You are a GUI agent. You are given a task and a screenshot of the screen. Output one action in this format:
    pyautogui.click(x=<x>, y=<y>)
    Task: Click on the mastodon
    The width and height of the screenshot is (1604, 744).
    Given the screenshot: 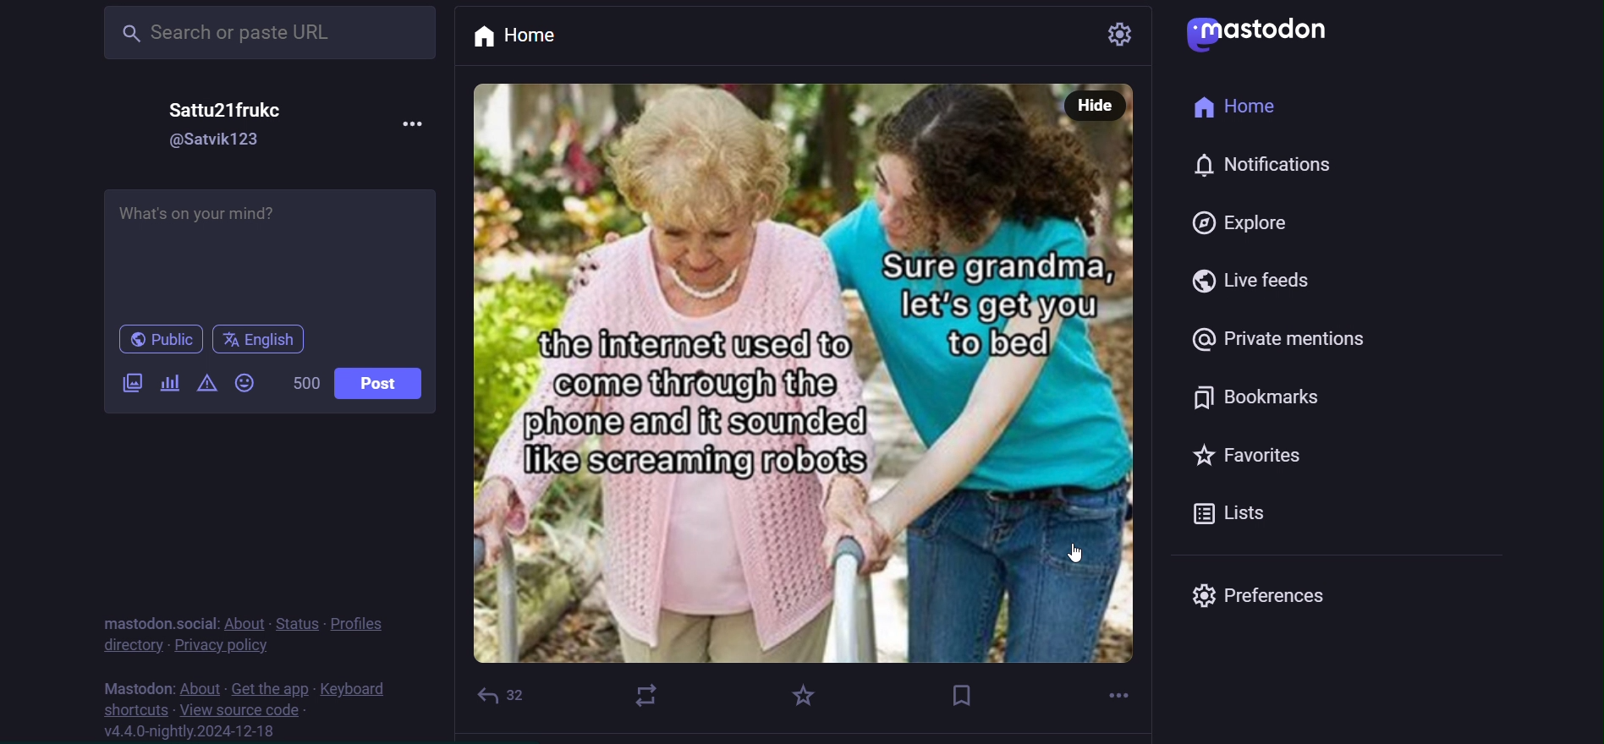 What is the action you would take?
    pyautogui.click(x=134, y=686)
    